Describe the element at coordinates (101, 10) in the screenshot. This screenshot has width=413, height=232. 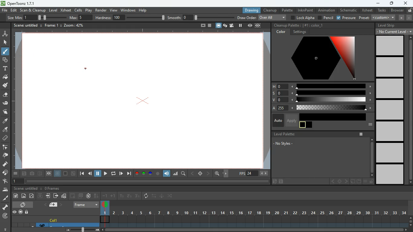
I see `render` at that location.